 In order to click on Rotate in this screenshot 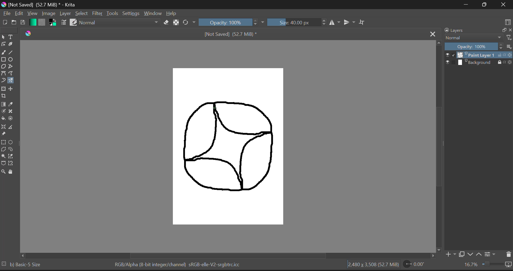, I will do `click(189, 22)`.